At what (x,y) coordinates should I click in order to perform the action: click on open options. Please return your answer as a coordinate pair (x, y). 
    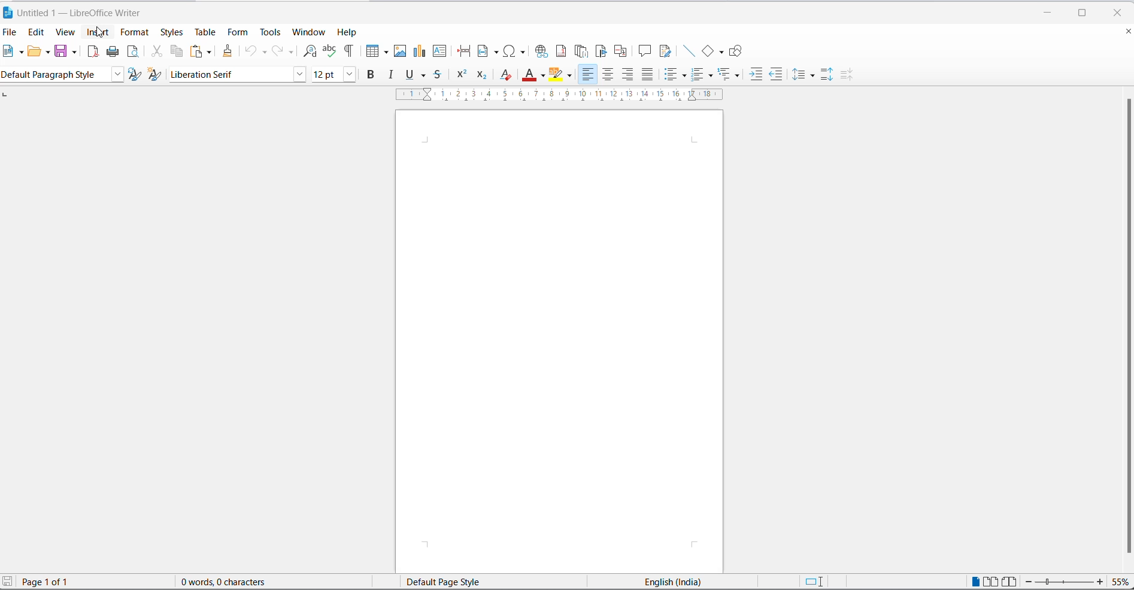
    Looking at the image, I should click on (44, 51).